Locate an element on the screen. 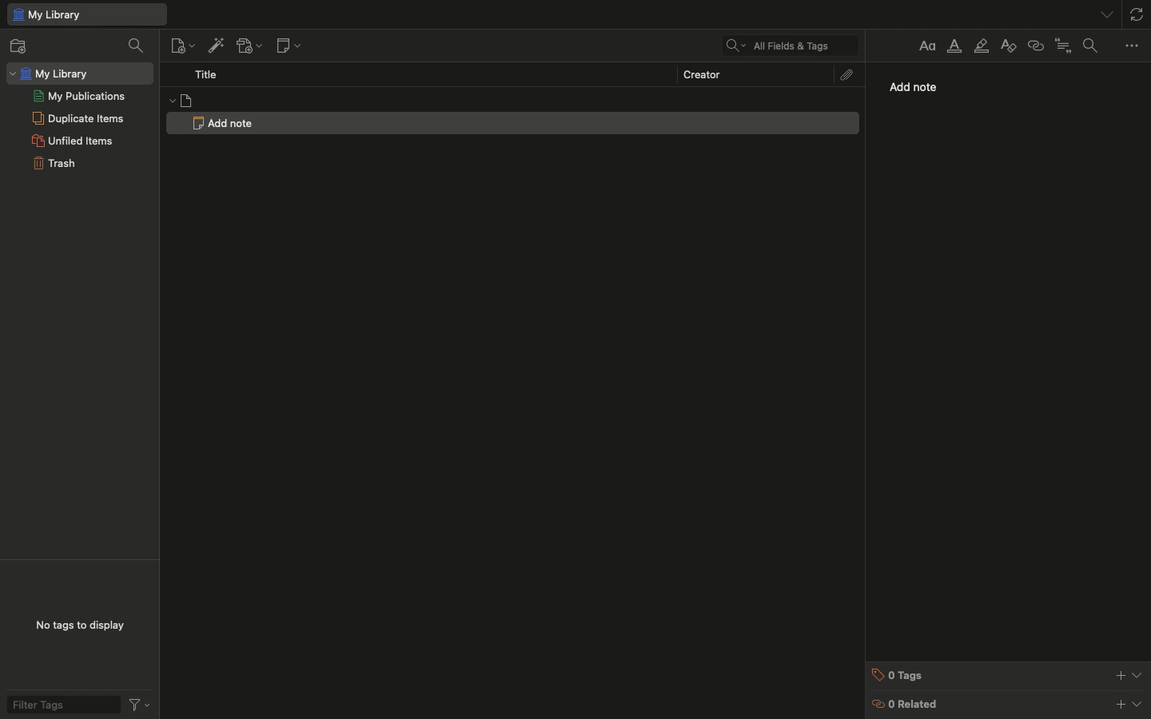 This screenshot has width=1151, height=719. related is located at coordinates (1009, 705).